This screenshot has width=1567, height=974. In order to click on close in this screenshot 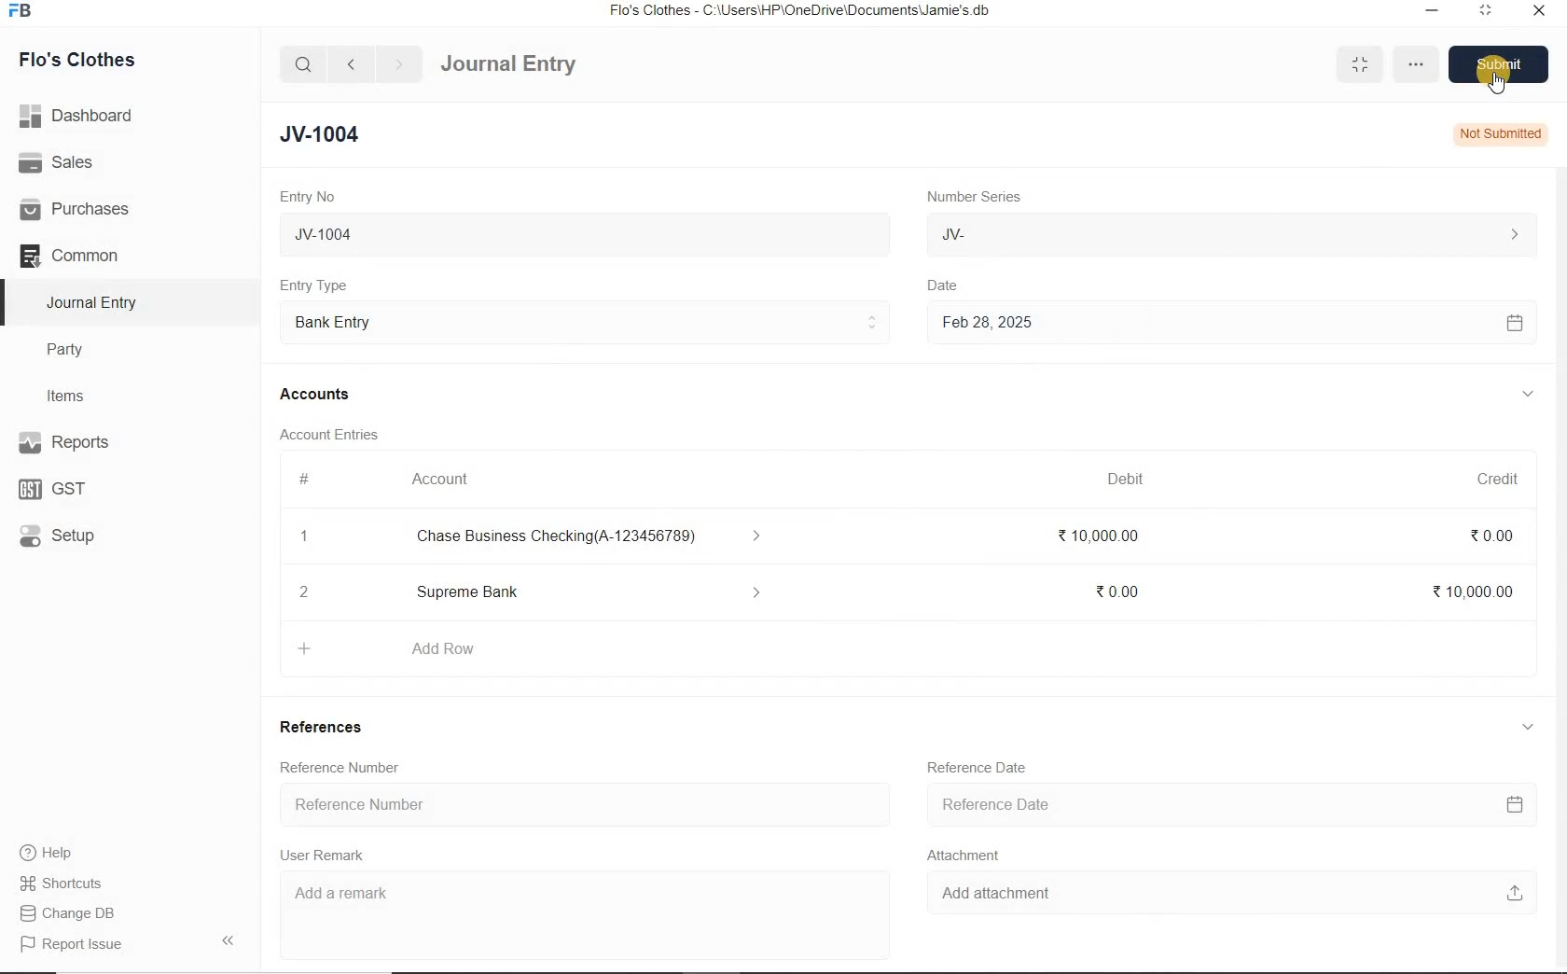, I will do `click(1538, 9)`.